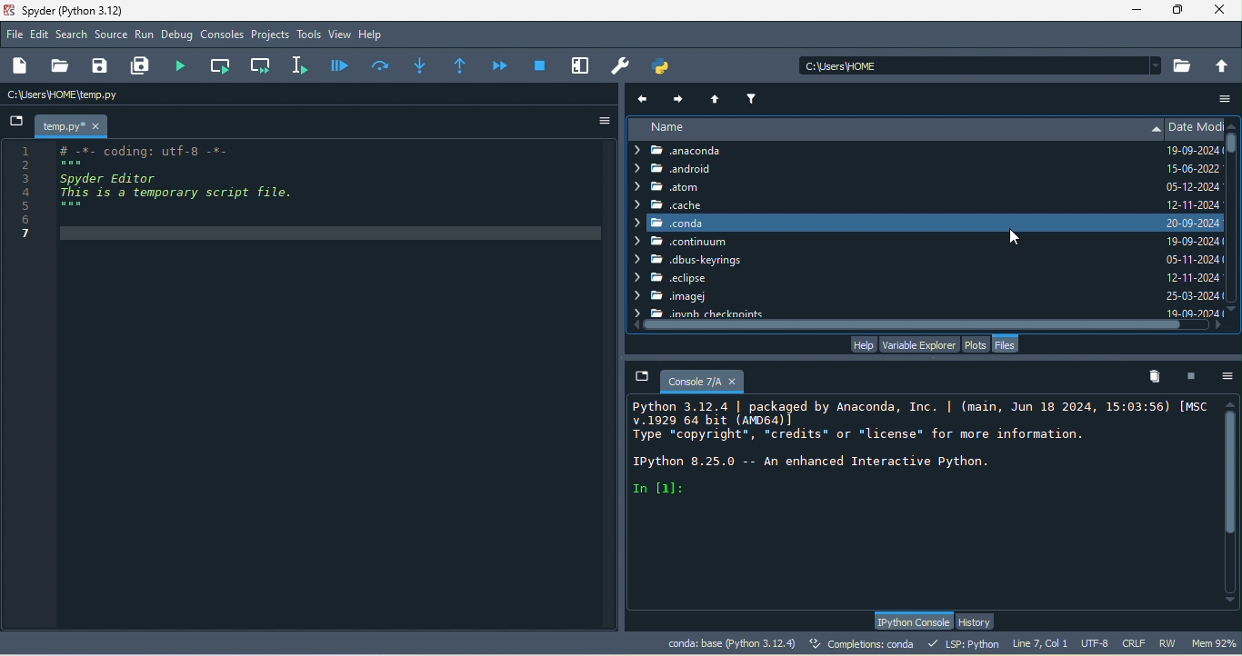 This screenshot has width=1242, height=656. What do you see at coordinates (1184, 65) in the screenshot?
I see `browse` at bounding box center [1184, 65].